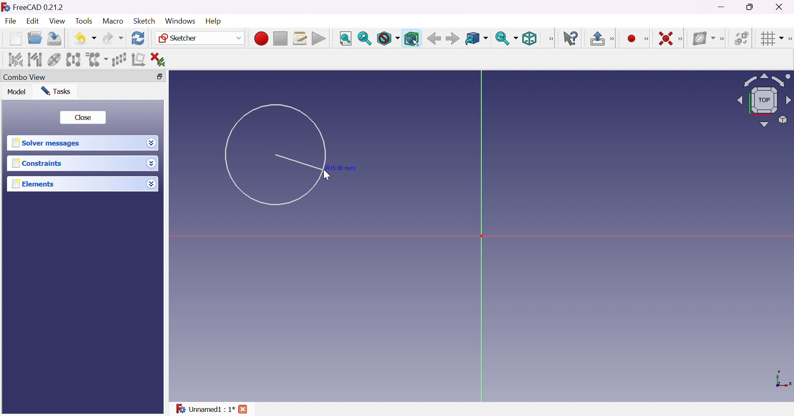 The image size is (794, 416). Describe the element at coordinates (452, 39) in the screenshot. I see `Forward` at that location.